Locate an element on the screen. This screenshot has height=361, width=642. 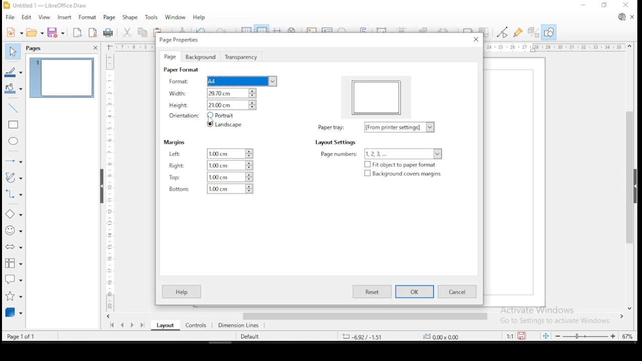
new is located at coordinates (13, 32).